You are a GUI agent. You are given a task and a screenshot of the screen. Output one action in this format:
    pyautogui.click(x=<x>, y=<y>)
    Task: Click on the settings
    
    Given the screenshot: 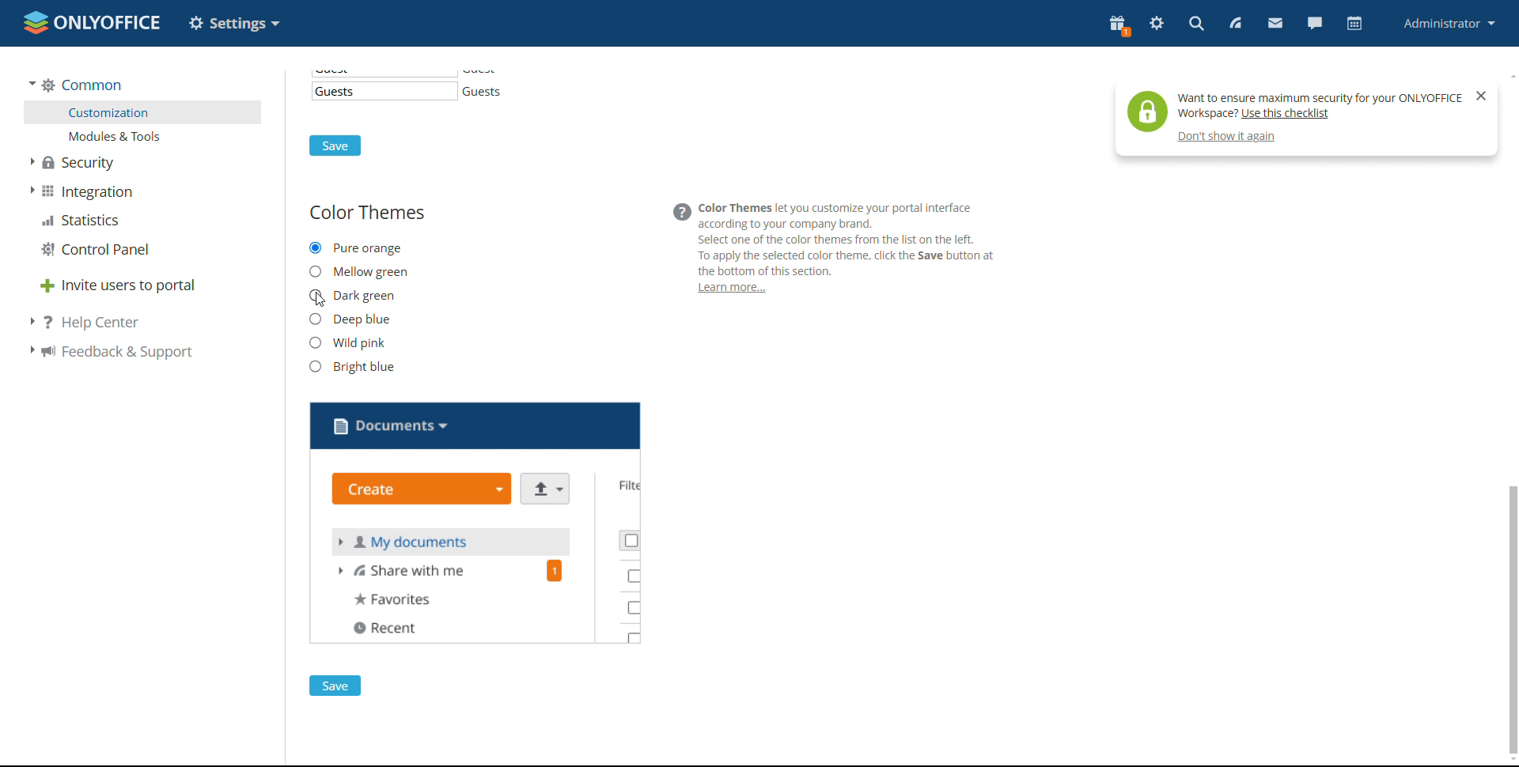 What is the action you would take?
    pyautogui.click(x=1156, y=24)
    